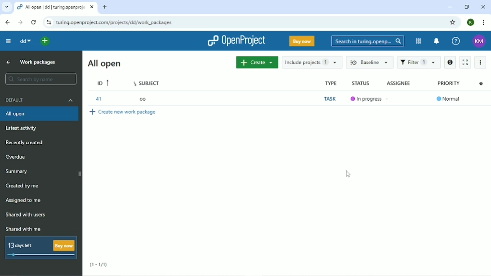  Describe the element at coordinates (360, 83) in the screenshot. I see `Status` at that location.